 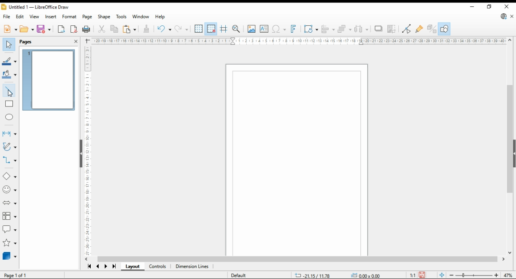 I want to click on show grids, so click(x=198, y=29).